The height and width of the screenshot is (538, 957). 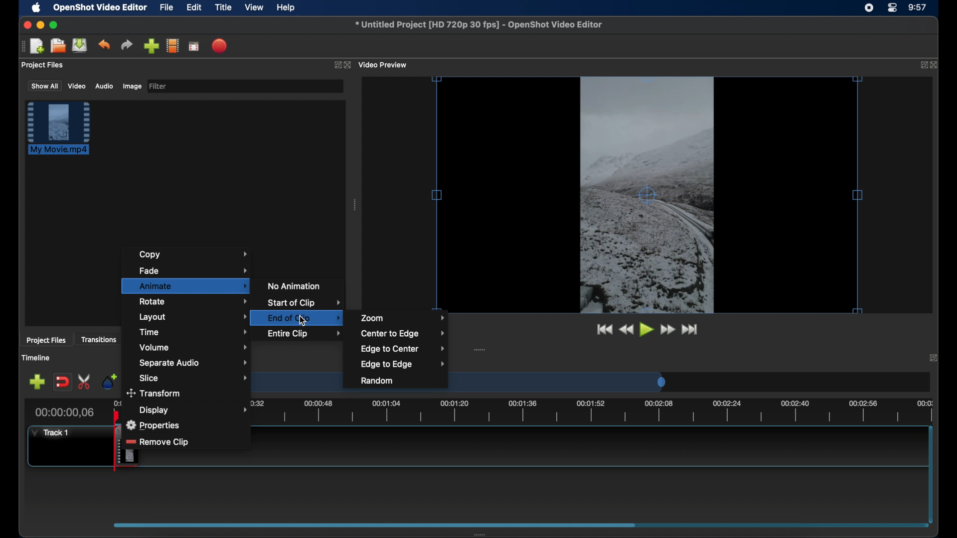 I want to click on drag handle, so click(x=483, y=534).